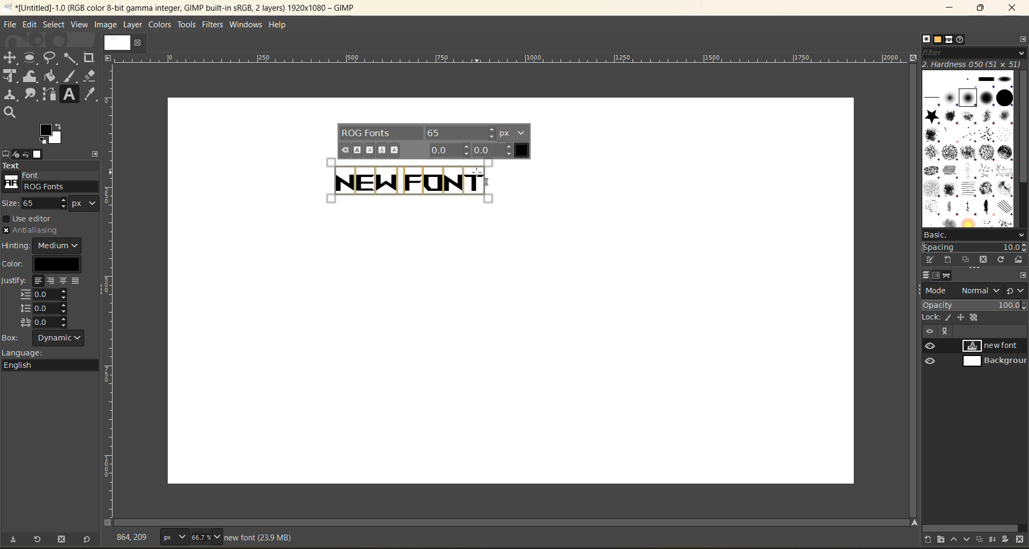 The height and width of the screenshot is (549, 1029). Describe the element at coordinates (17, 154) in the screenshot. I see `device status` at that location.